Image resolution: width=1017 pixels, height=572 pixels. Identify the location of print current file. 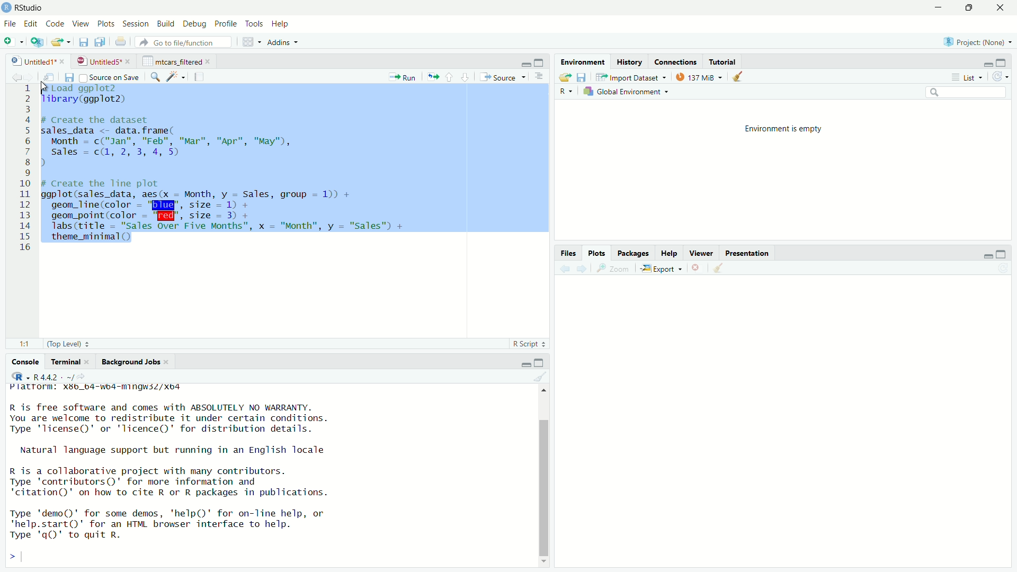
(121, 42).